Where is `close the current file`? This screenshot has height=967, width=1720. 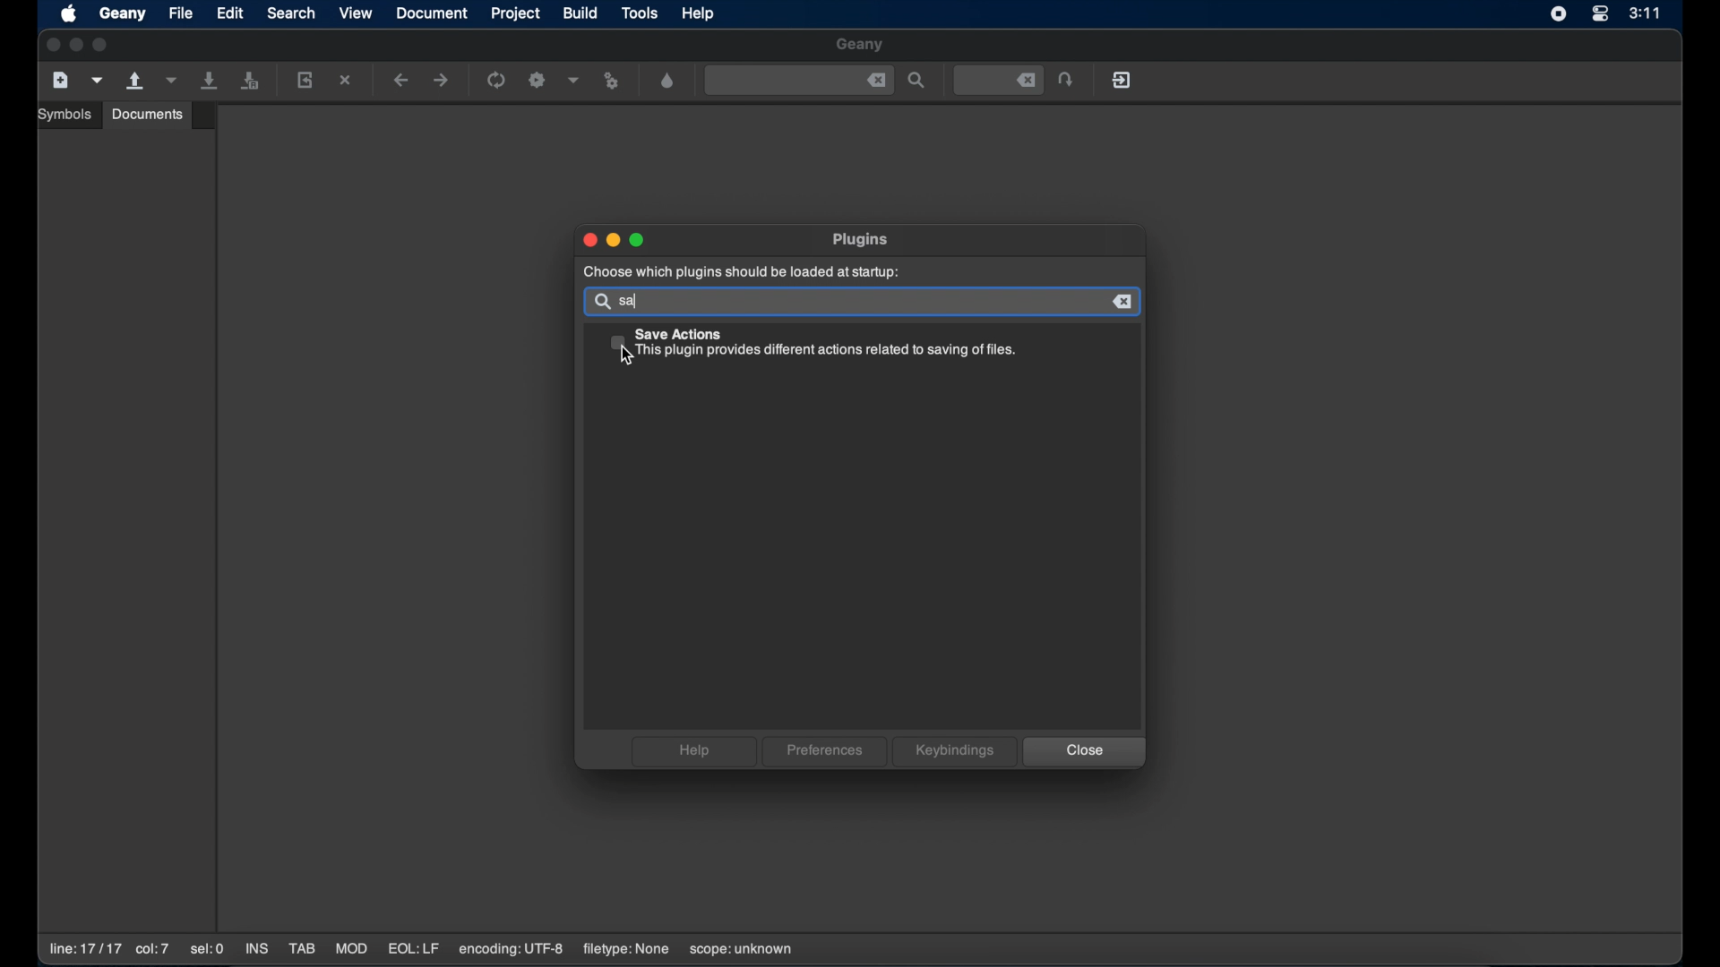 close the current file is located at coordinates (347, 81).